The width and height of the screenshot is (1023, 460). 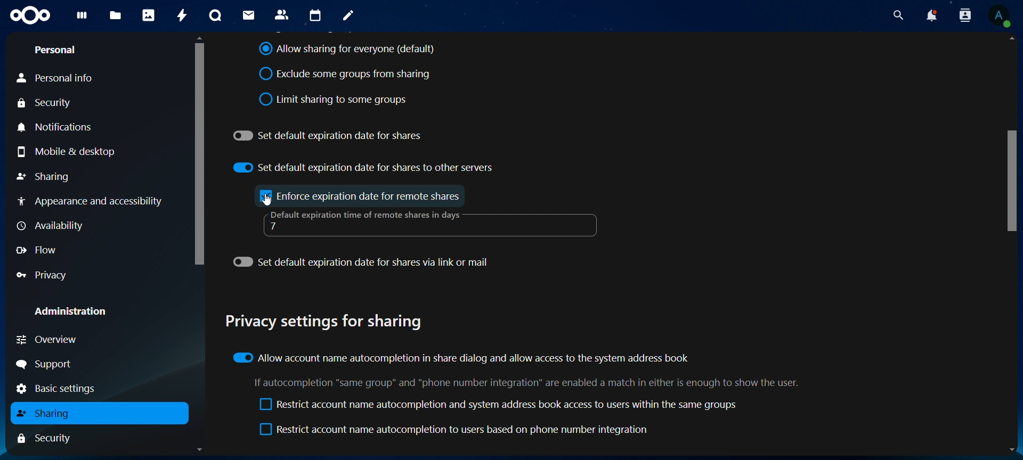 I want to click on contacts, so click(x=281, y=14).